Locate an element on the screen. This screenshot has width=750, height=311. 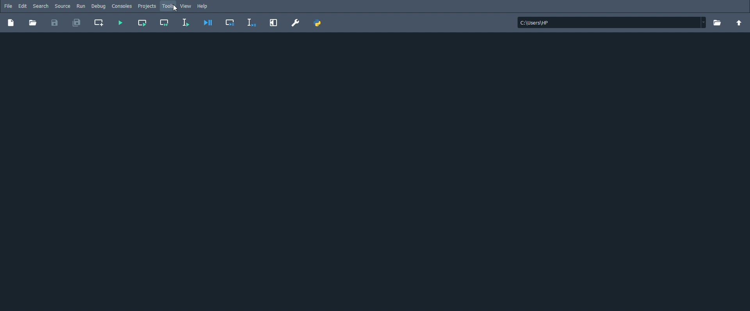
Preferences is located at coordinates (296, 23).